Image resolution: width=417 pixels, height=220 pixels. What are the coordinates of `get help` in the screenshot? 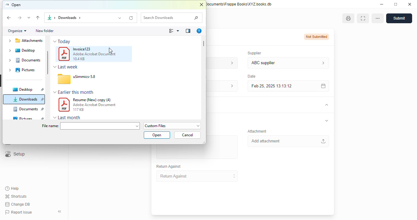 It's located at (199, 31).